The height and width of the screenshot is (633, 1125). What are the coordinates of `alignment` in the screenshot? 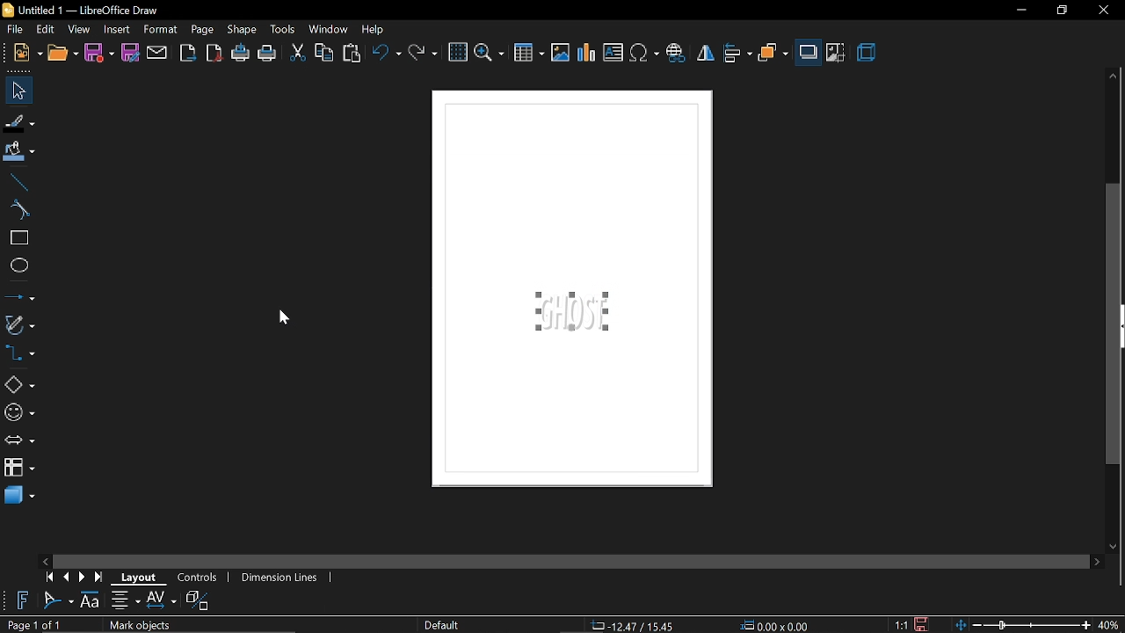 It's located at (125, 603).